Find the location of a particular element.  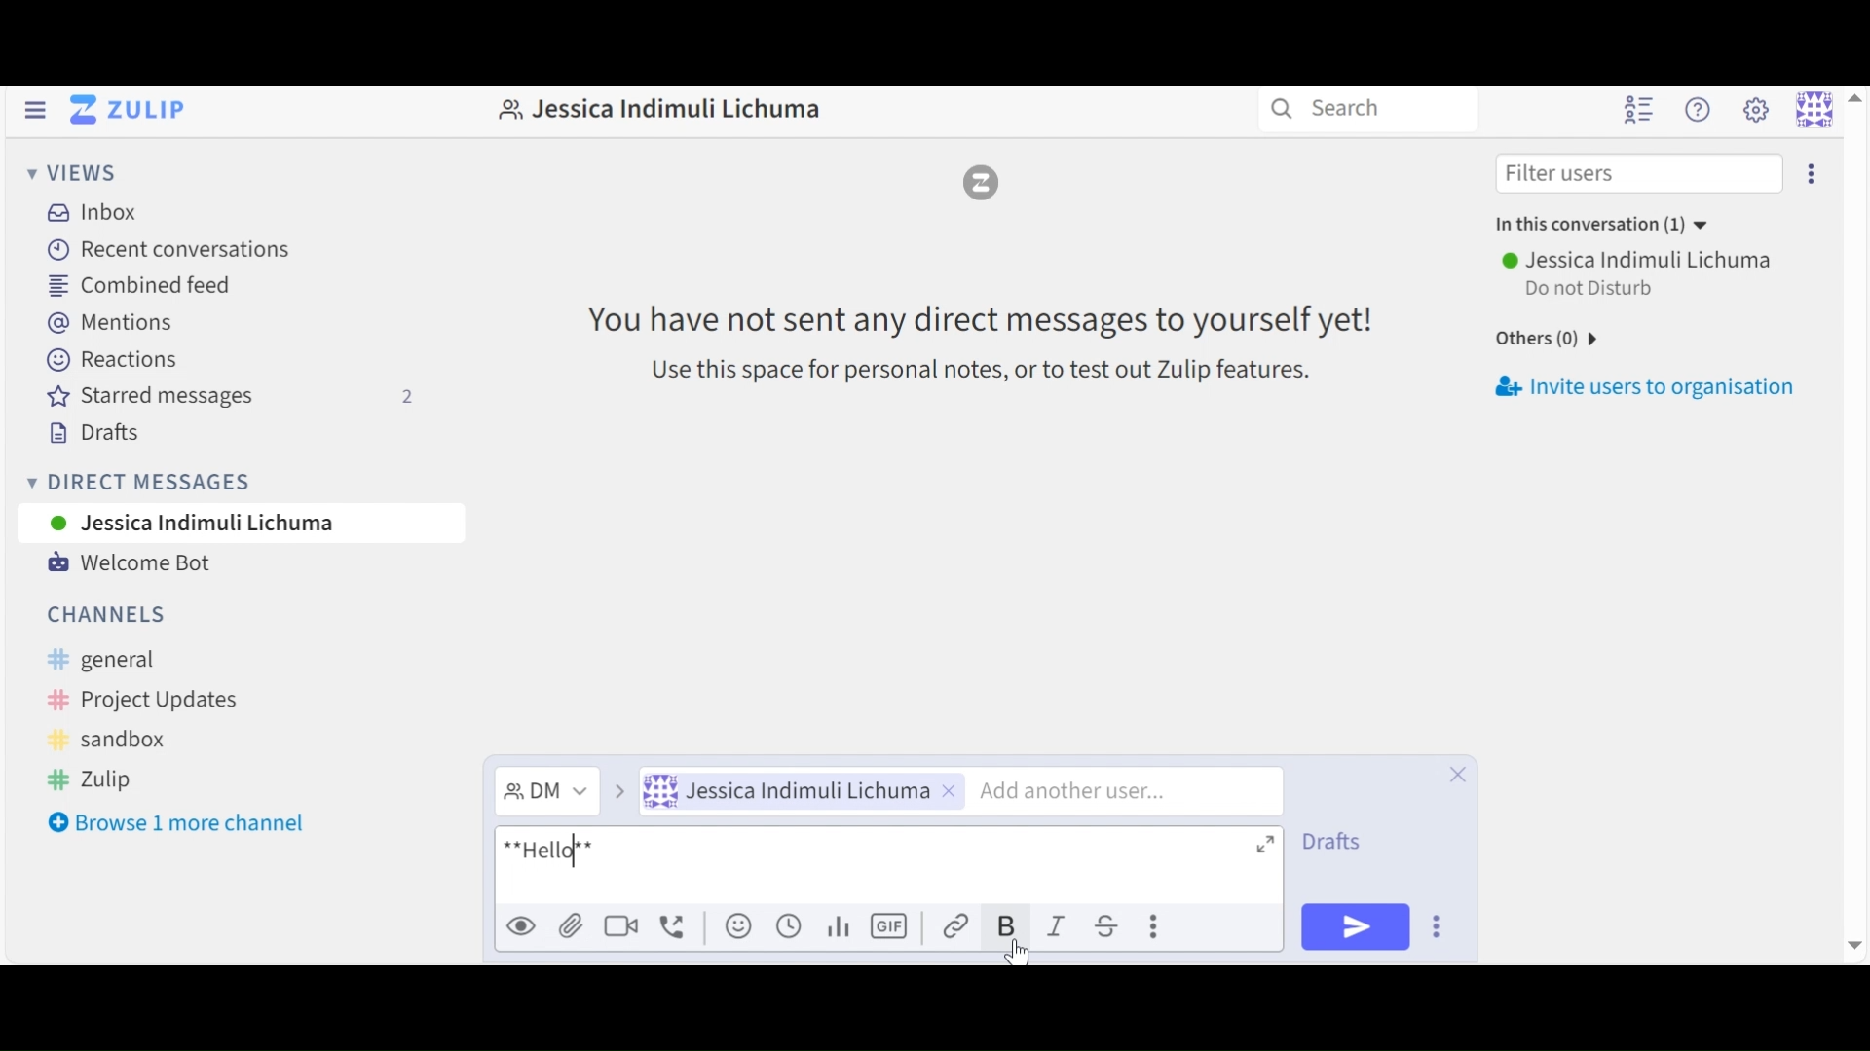

Project Updates is located at coordinates (137, 700).